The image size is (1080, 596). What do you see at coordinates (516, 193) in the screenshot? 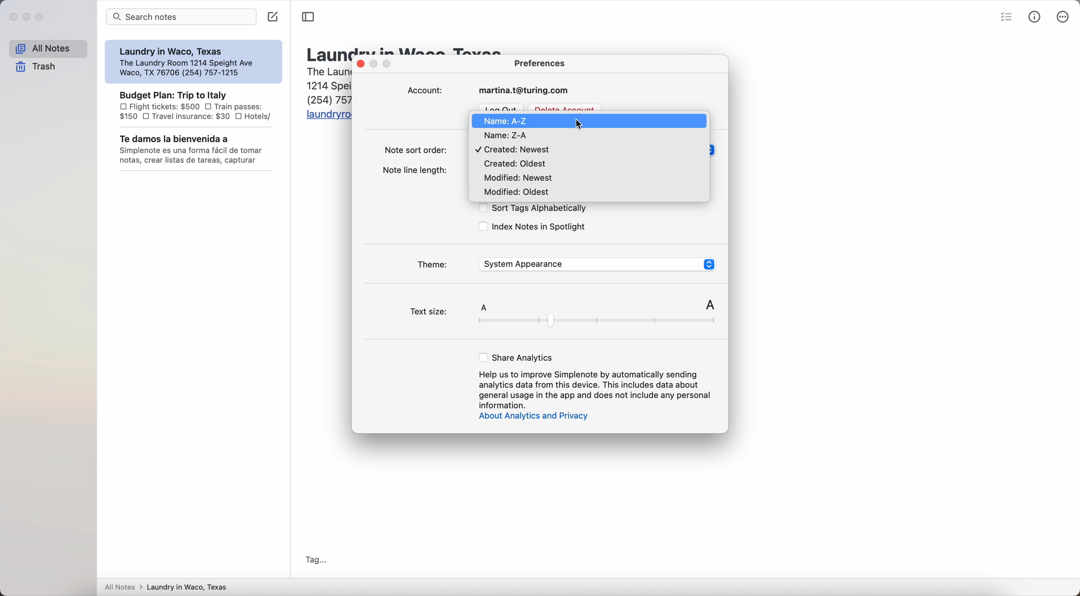
I see `modified: oldest` at bounding box center [516, 193].